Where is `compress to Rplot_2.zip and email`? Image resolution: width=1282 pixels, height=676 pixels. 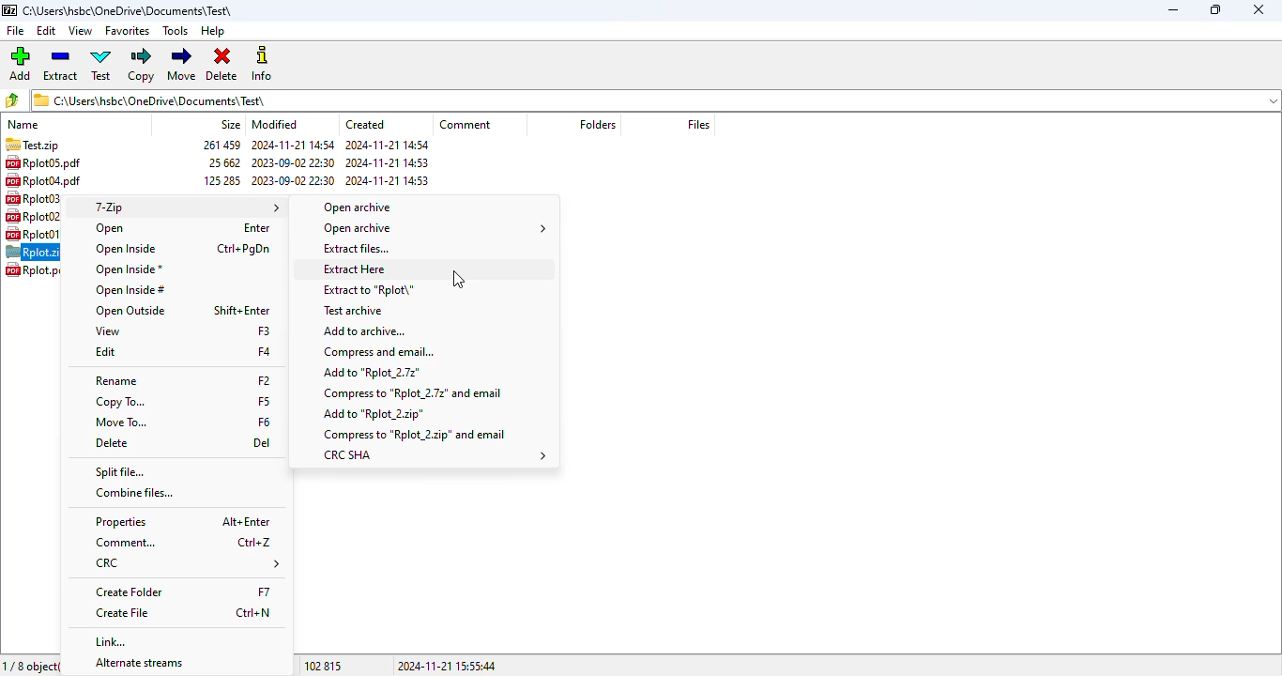
compress to Rplot_2.zip and email is located at coordinates (414, 434).